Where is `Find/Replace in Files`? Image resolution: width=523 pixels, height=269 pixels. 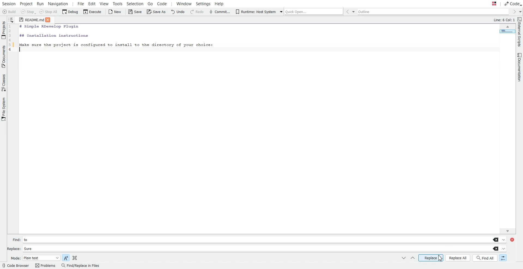 Find/Replace in Files is located at coordinates (80, 266).